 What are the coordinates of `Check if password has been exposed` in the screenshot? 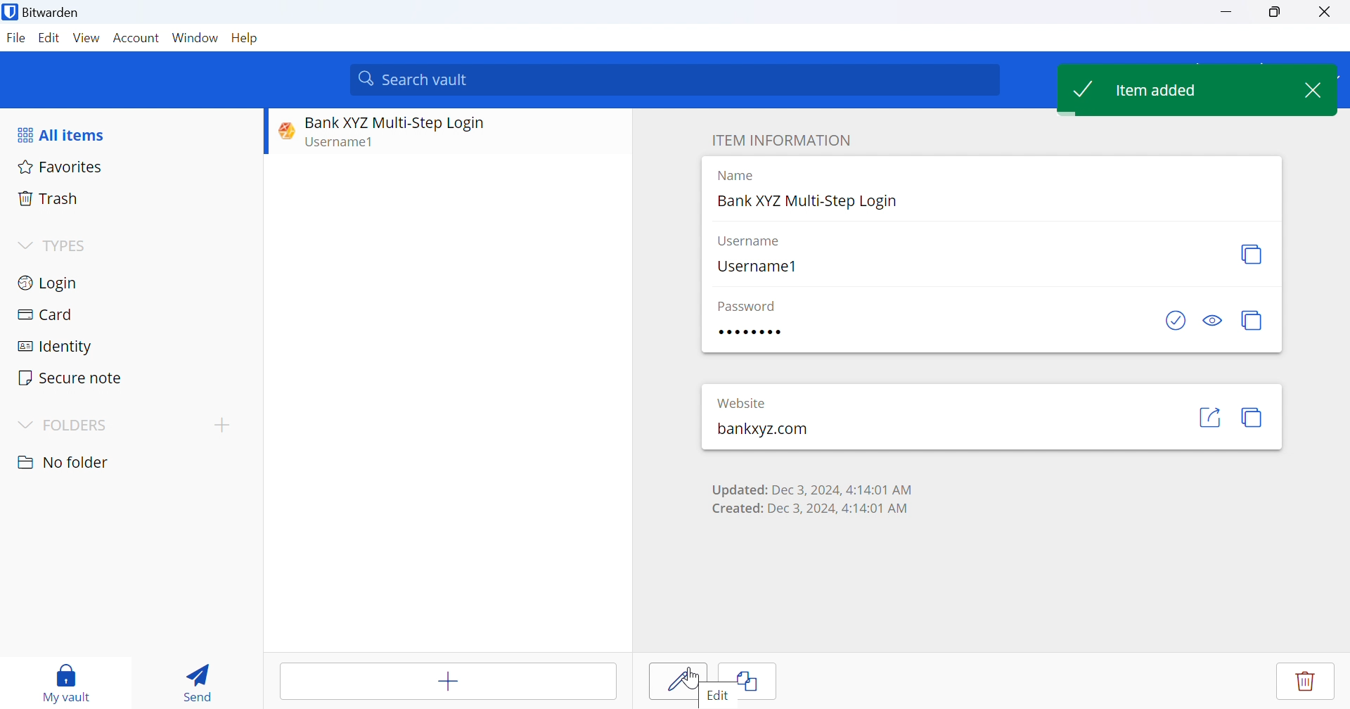 It's located at (1174, 321).